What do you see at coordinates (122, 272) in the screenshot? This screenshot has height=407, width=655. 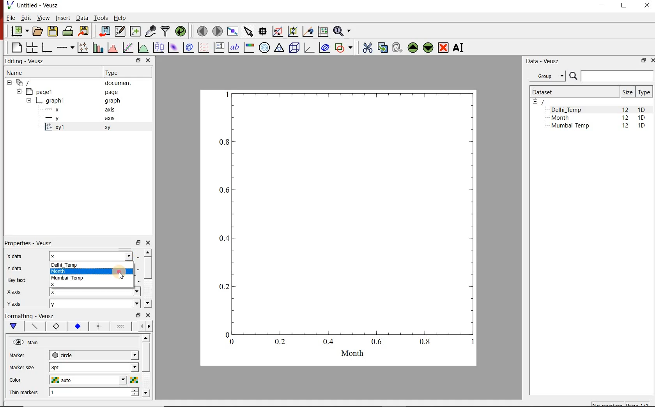 I see `cursor` at bounding box center [122, 272].